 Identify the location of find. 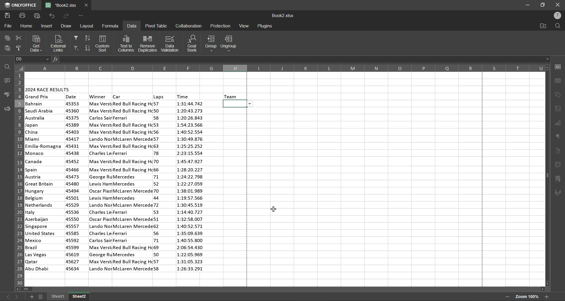
(556, 26).